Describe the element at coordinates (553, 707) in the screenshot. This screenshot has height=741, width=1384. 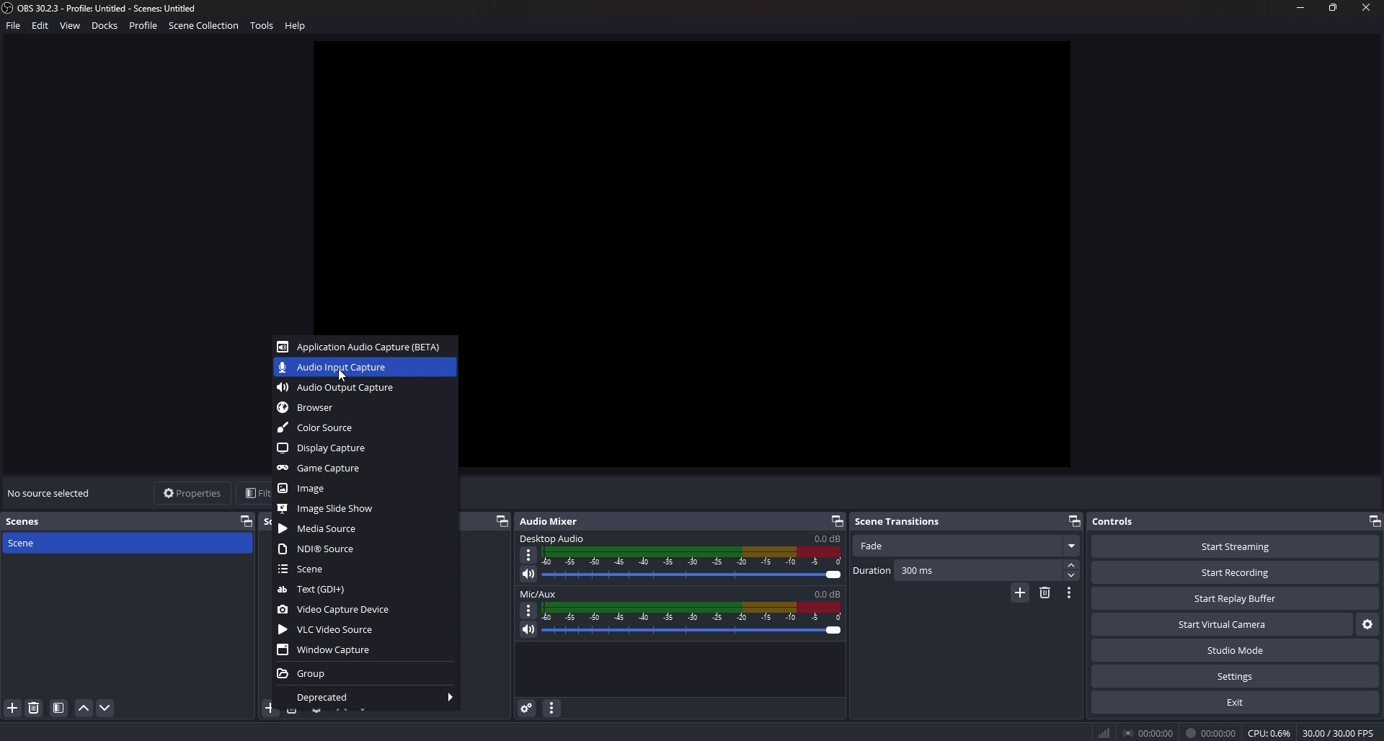
I see `audio mixer menu` at that location.